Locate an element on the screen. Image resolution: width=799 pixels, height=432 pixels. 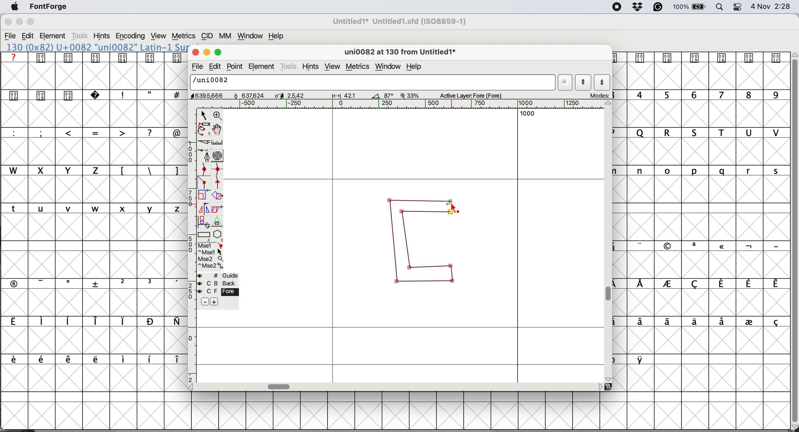
element is located at coordinates (53, 37).